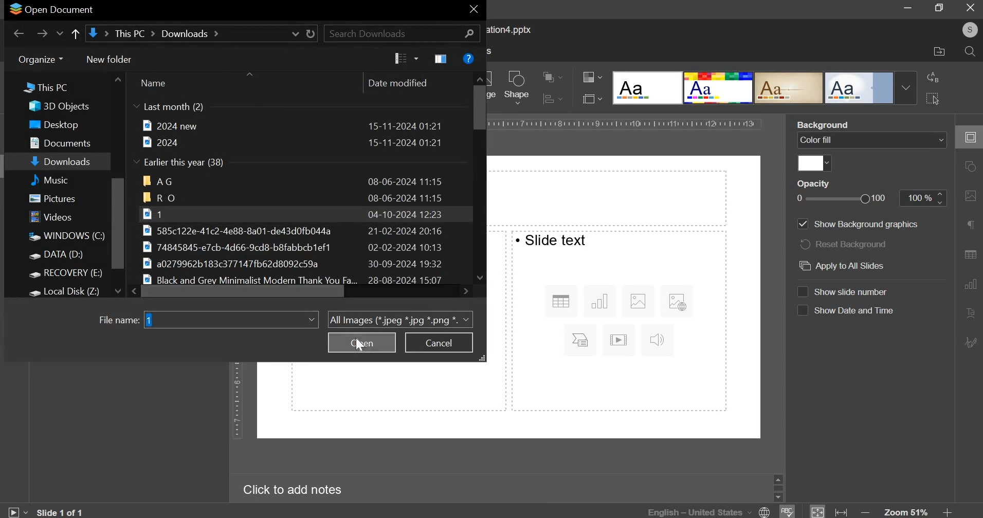 Image resolution: width=983 pixels, height=518 pixels. What do you see at coordinates (406, 59) in the screenshot?
I see `sort` at bounding box center [406, 59].